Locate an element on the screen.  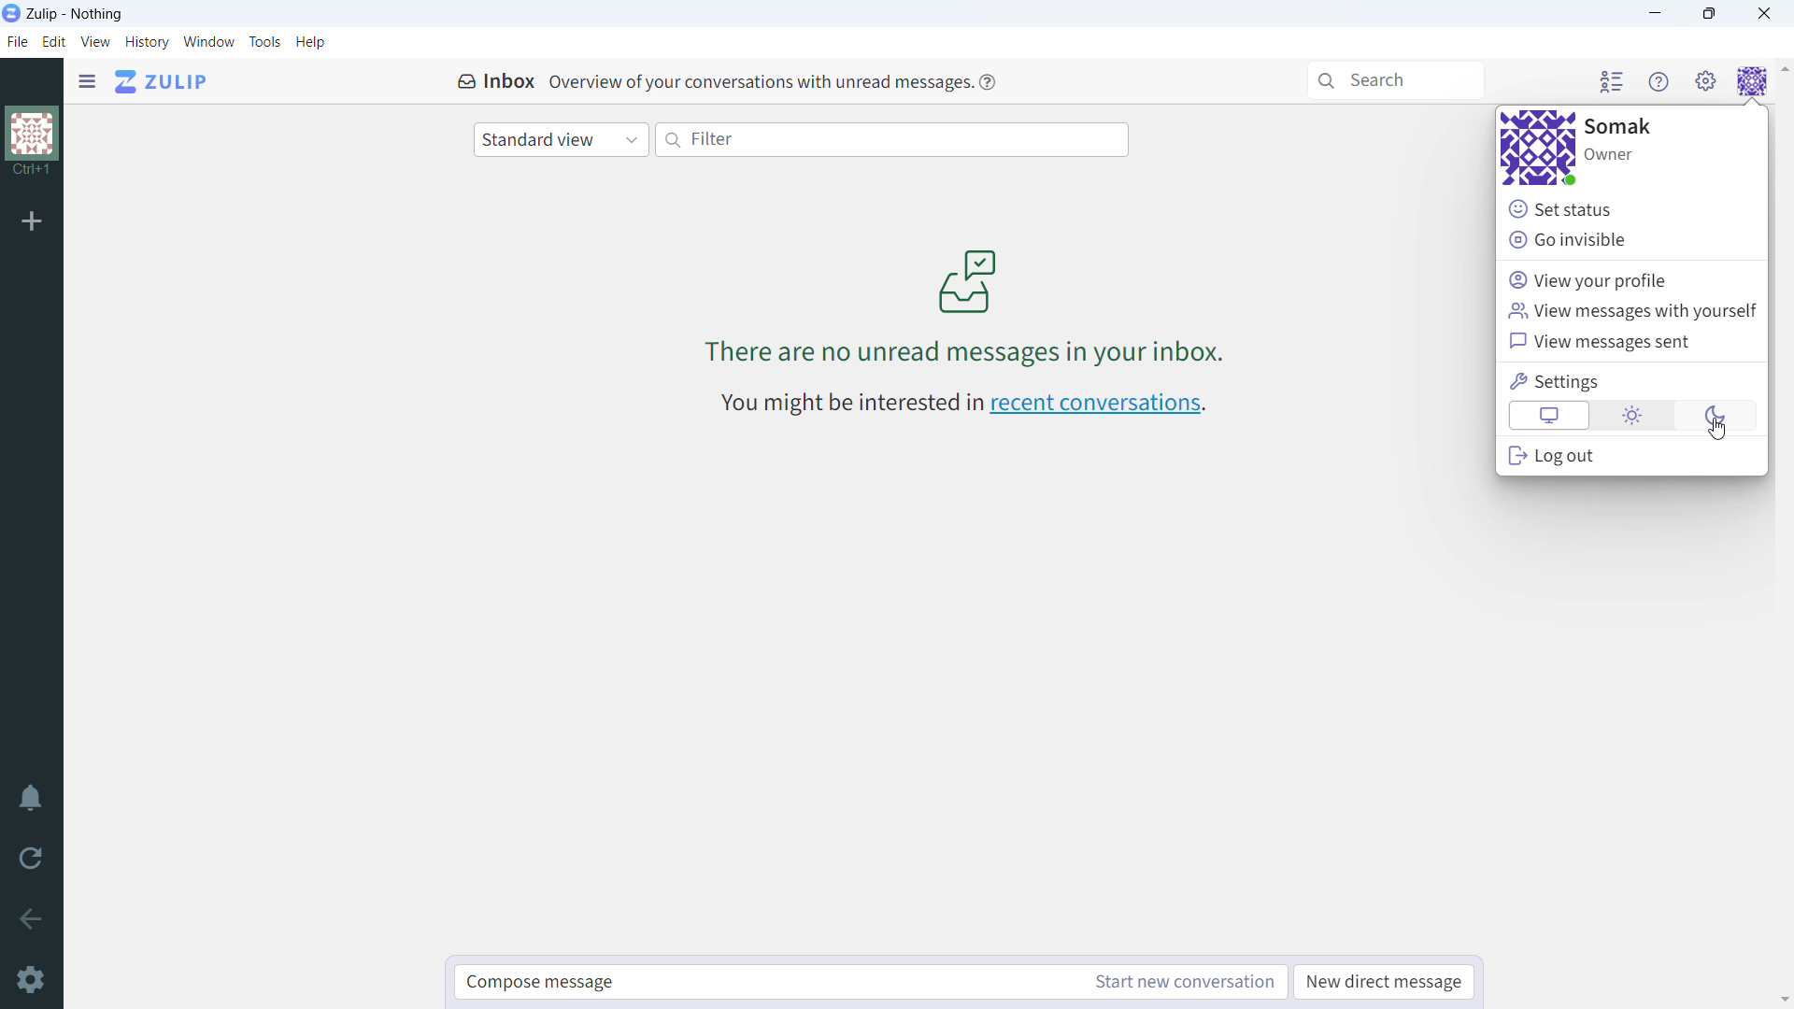
go to home view (inbox) is located at coordinates (160, 81).